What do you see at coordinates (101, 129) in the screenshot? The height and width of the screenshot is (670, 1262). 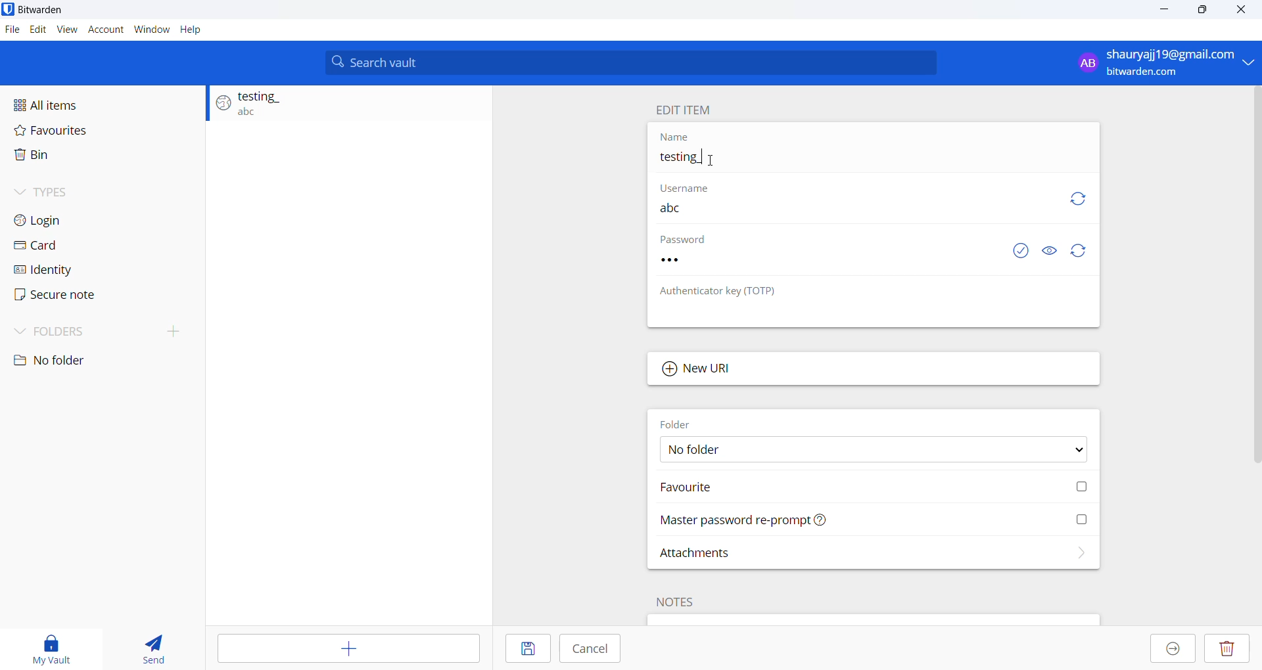 I see `Favourites` at bounding box center [101, 129].